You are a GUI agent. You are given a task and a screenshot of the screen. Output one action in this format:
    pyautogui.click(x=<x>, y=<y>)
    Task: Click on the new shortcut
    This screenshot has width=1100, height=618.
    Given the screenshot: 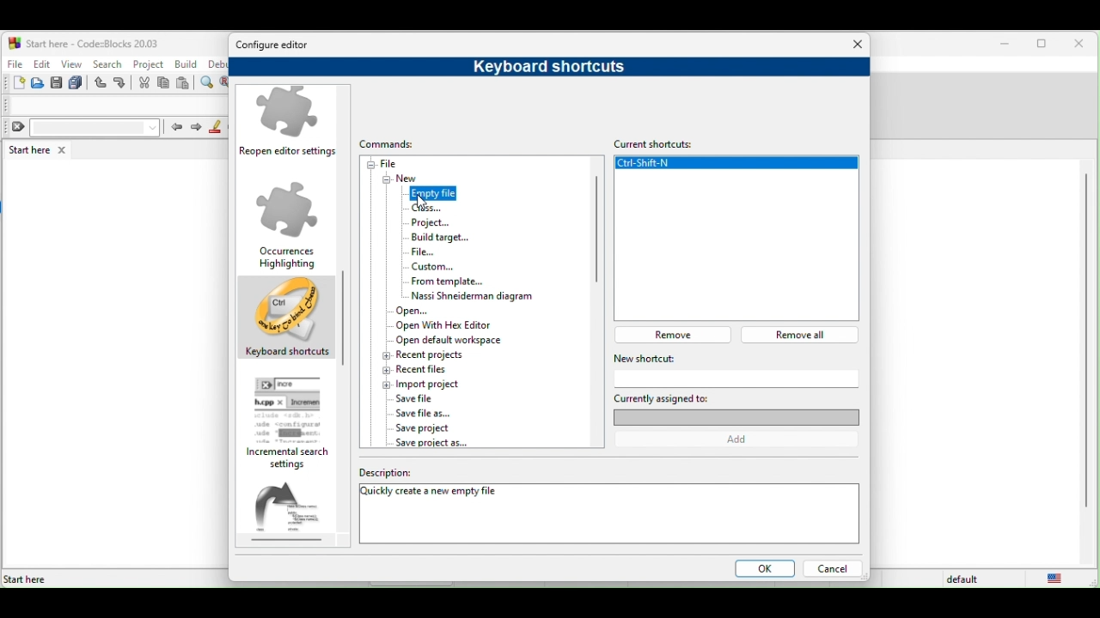 What is the action you would take?
    pyautogui.click(x=708, y=358)
    